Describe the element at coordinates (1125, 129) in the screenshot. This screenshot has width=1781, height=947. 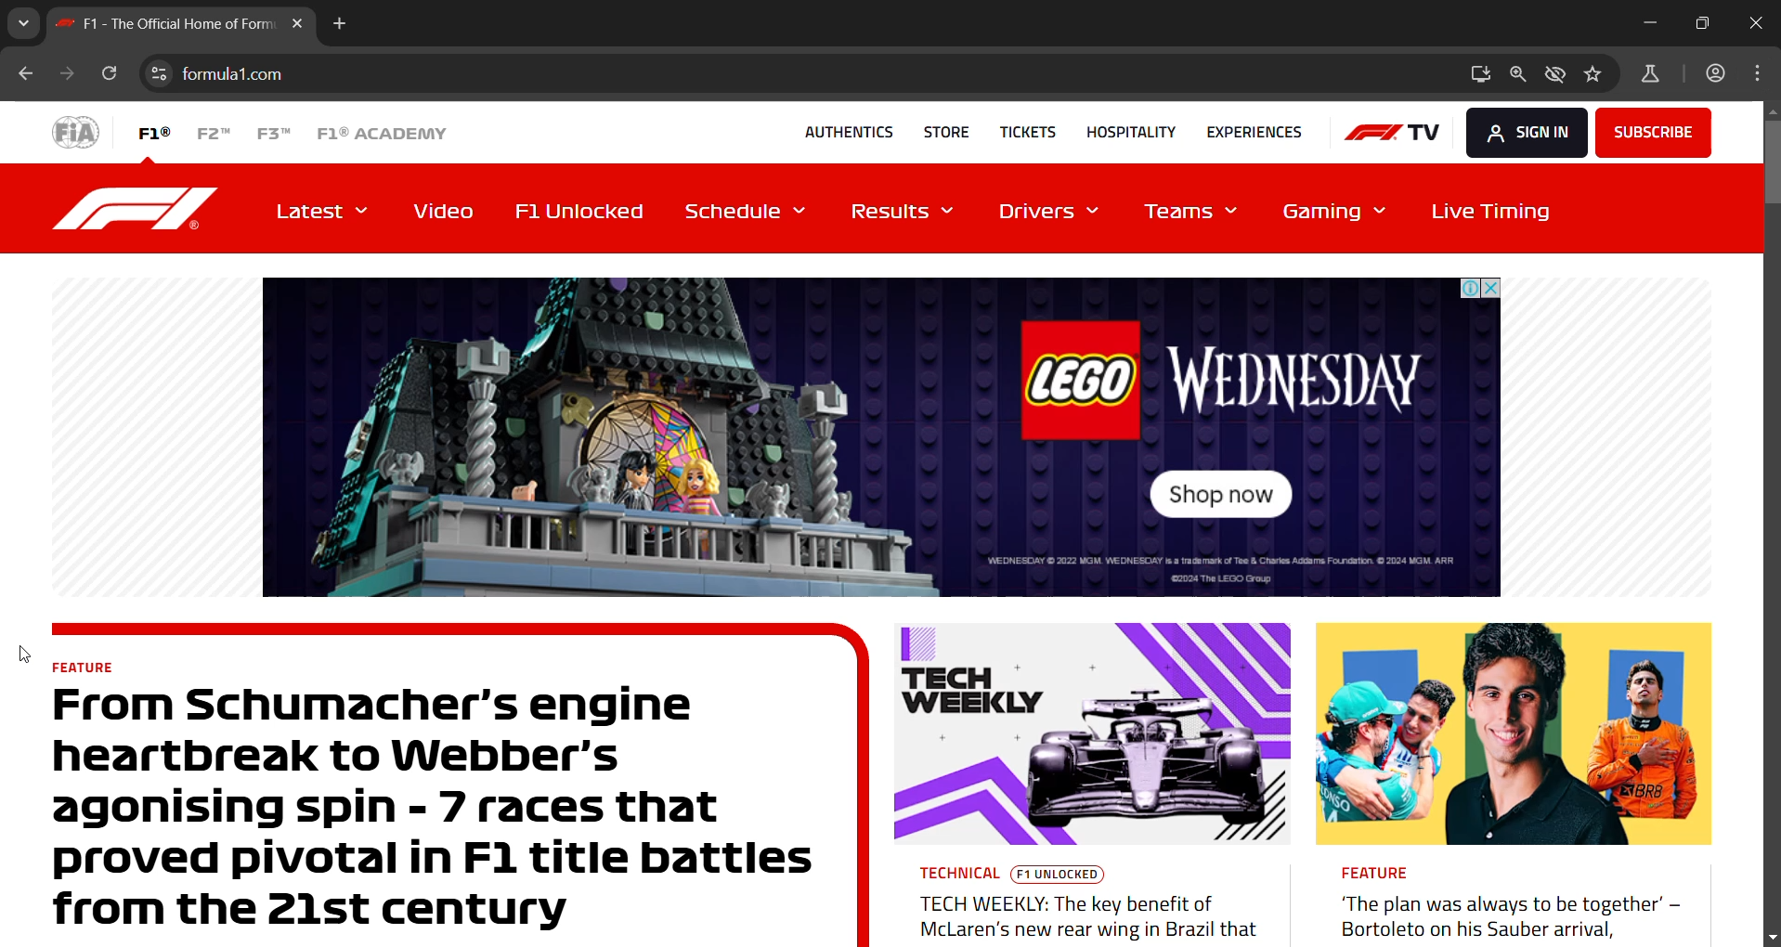
I see `HOSPITALITY` at that location.